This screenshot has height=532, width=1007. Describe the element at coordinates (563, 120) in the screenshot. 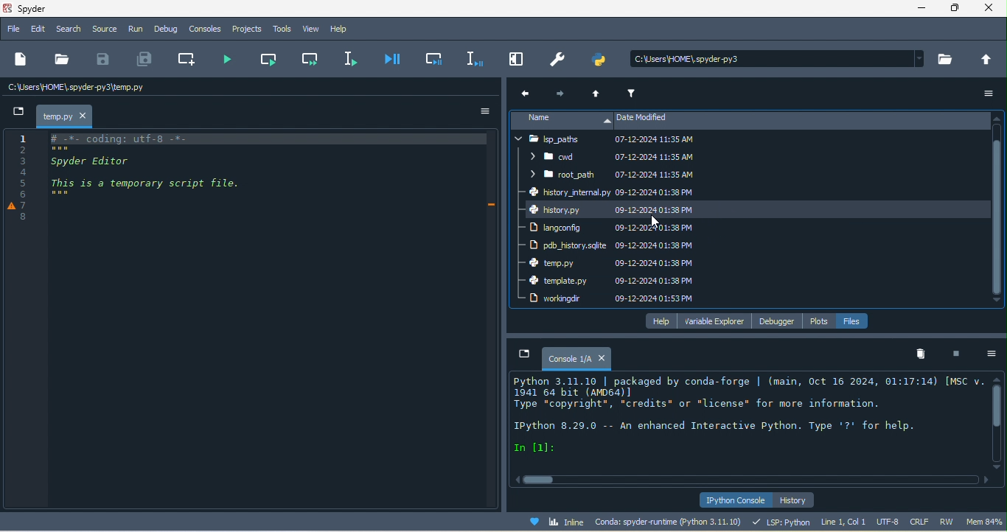

I see `name` at that location.